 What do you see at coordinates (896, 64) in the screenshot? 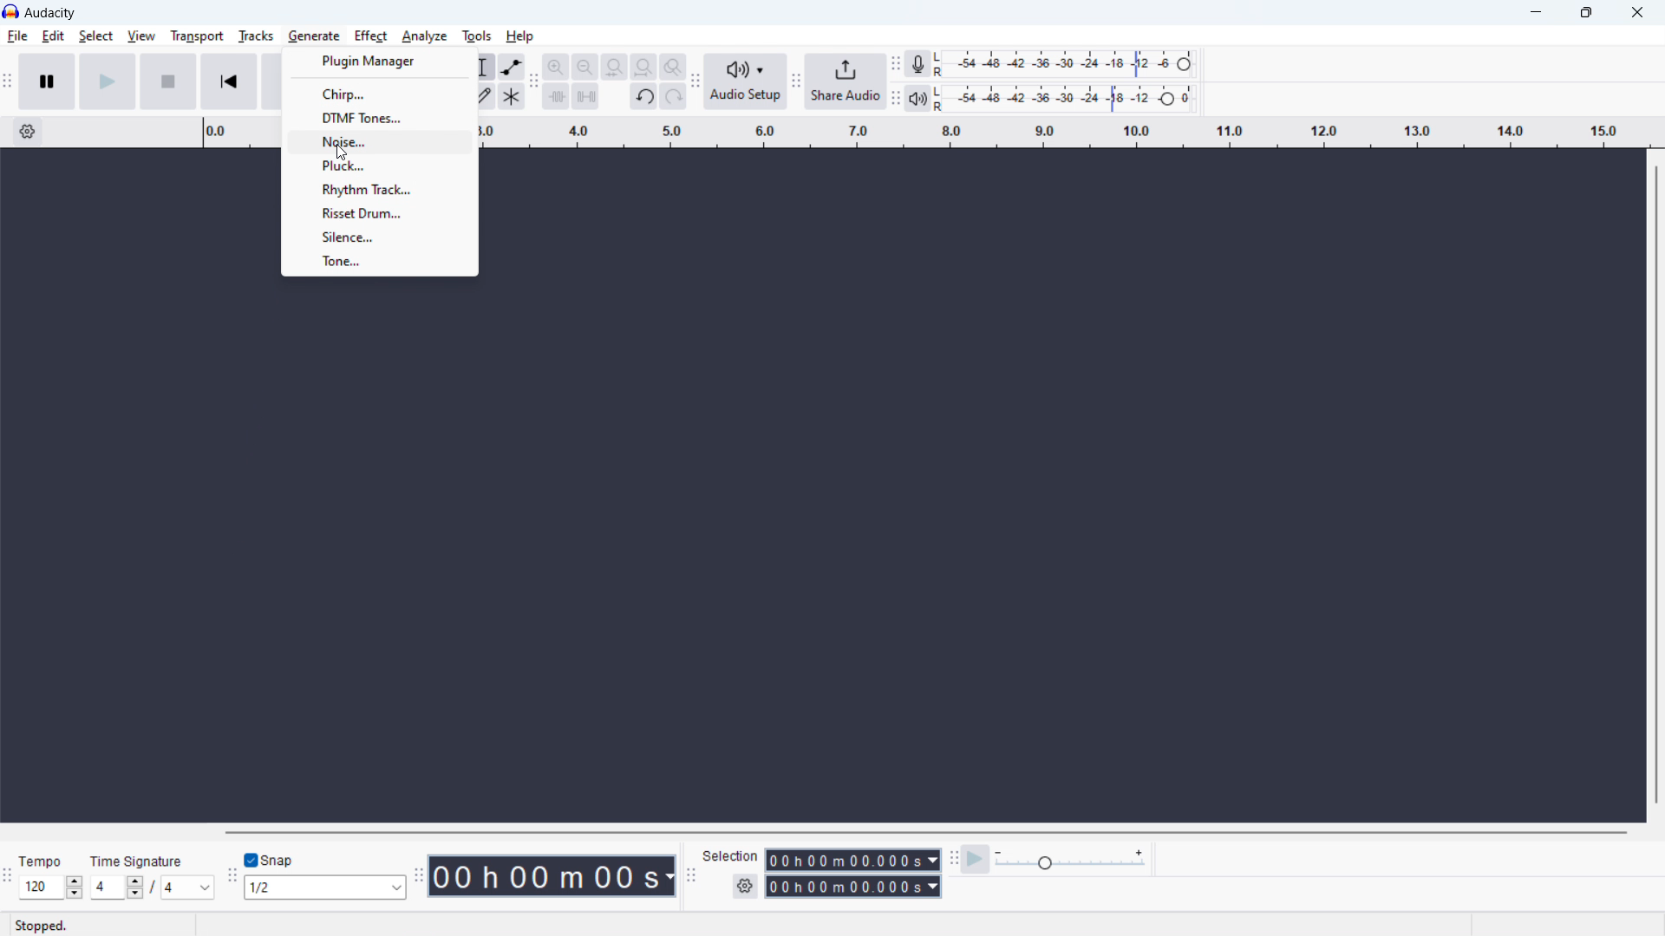
I see `recording meter toolbar` at bounding box center [896, 64].